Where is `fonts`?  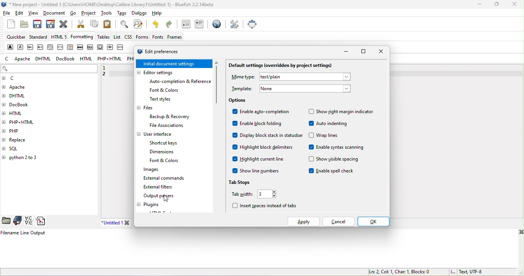 fonts is located at coordinates (157, 37).